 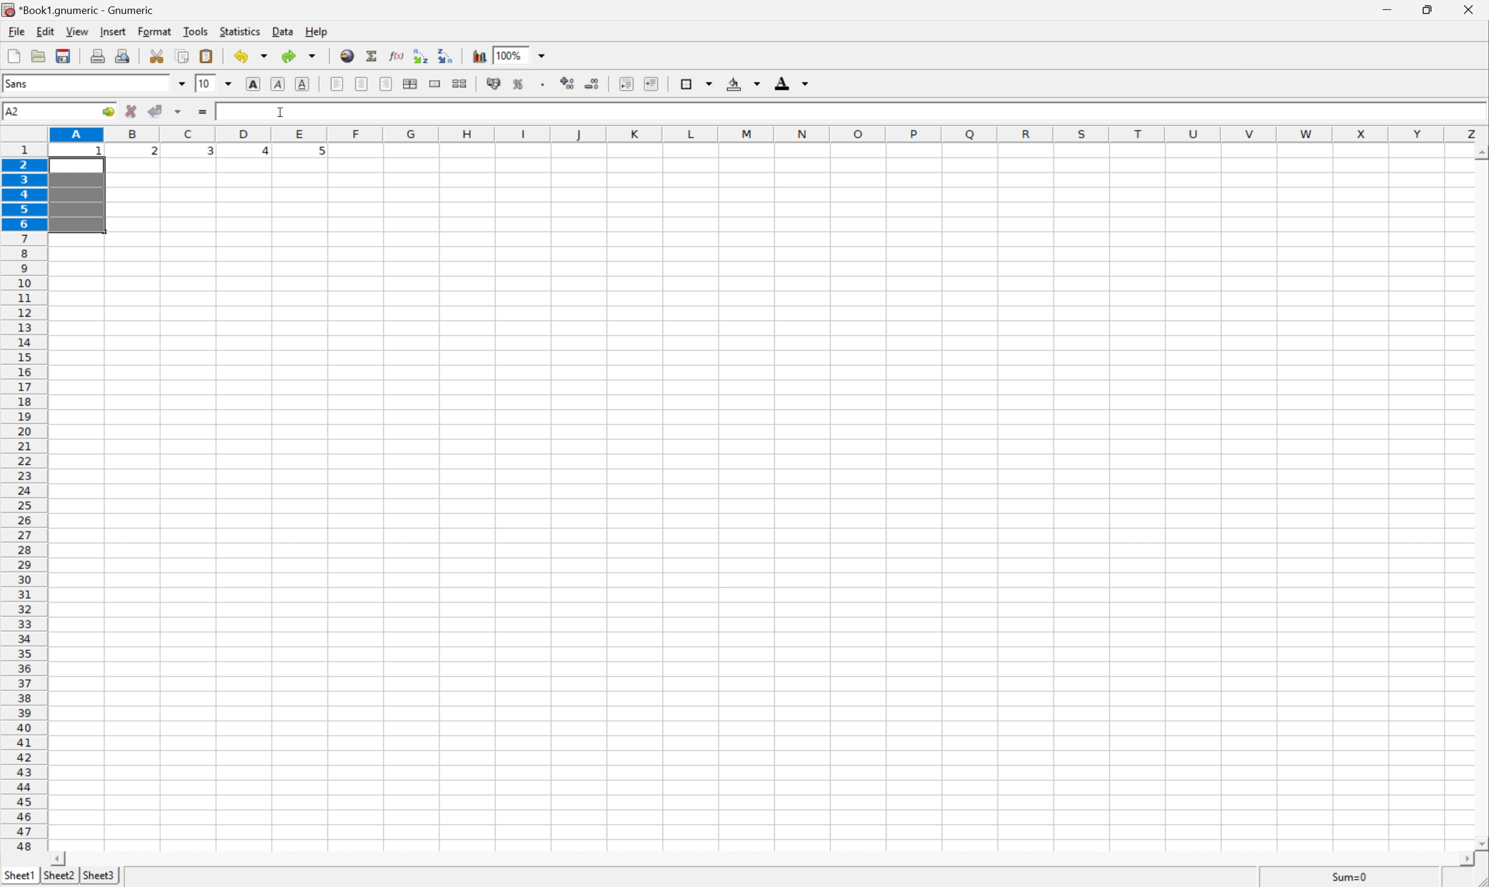 What do you see at coordinates (1471, 12) in the screenshot?
I see `close` at bounding box center [1471, 12].